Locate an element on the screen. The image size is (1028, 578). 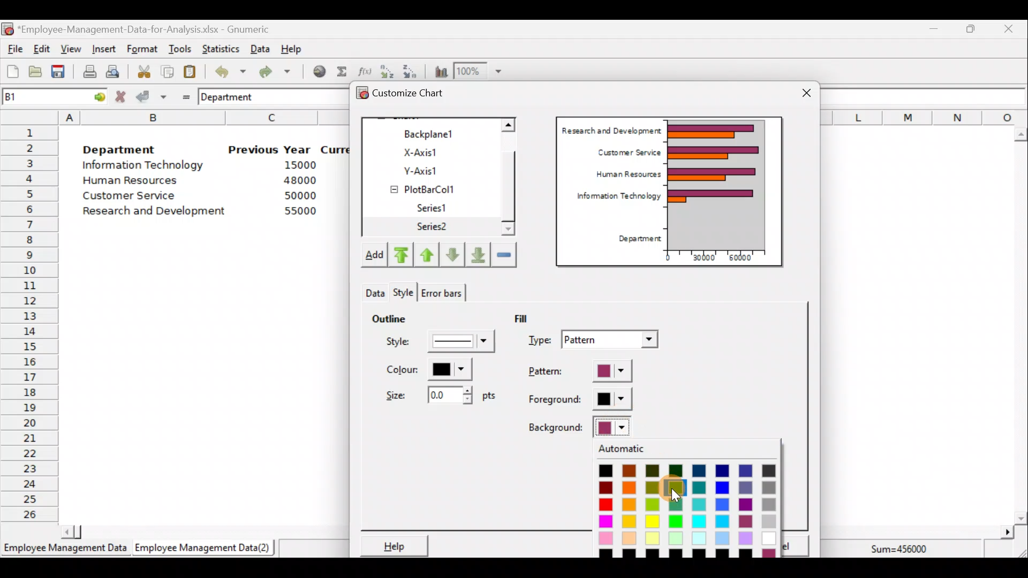
Theme is located at coordinates (407, 293).